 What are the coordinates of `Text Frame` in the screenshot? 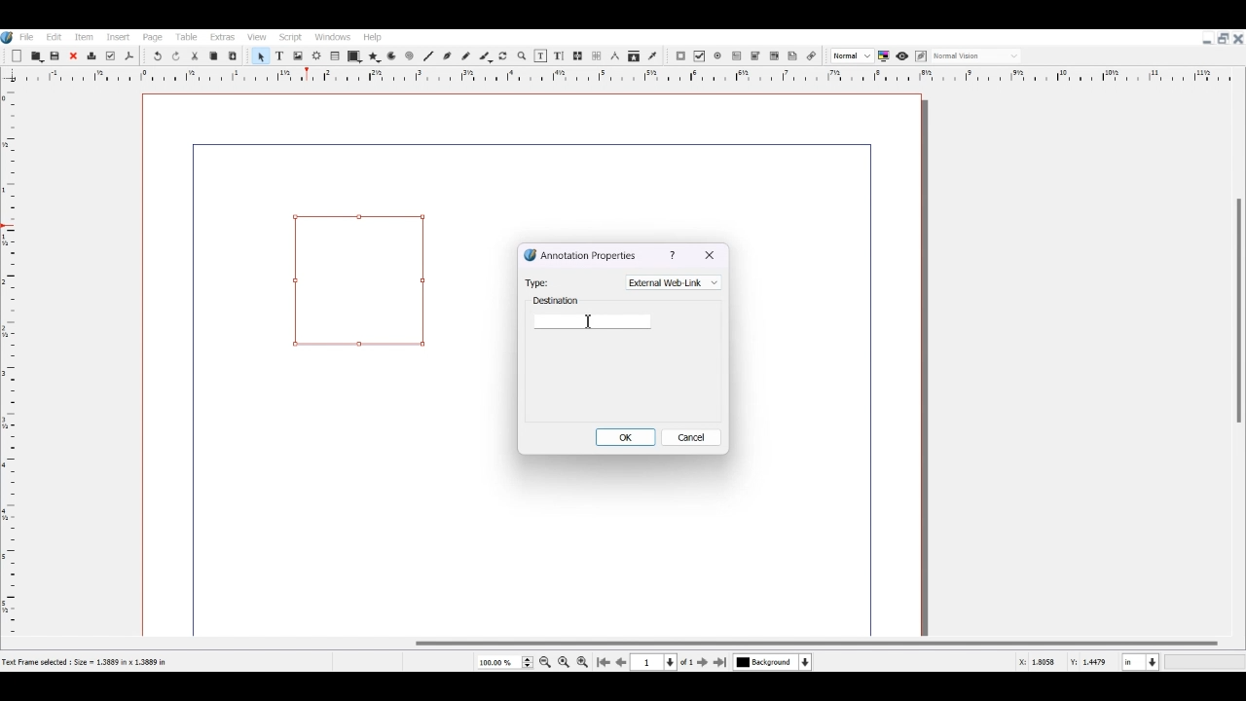 It's located at (279, 55).